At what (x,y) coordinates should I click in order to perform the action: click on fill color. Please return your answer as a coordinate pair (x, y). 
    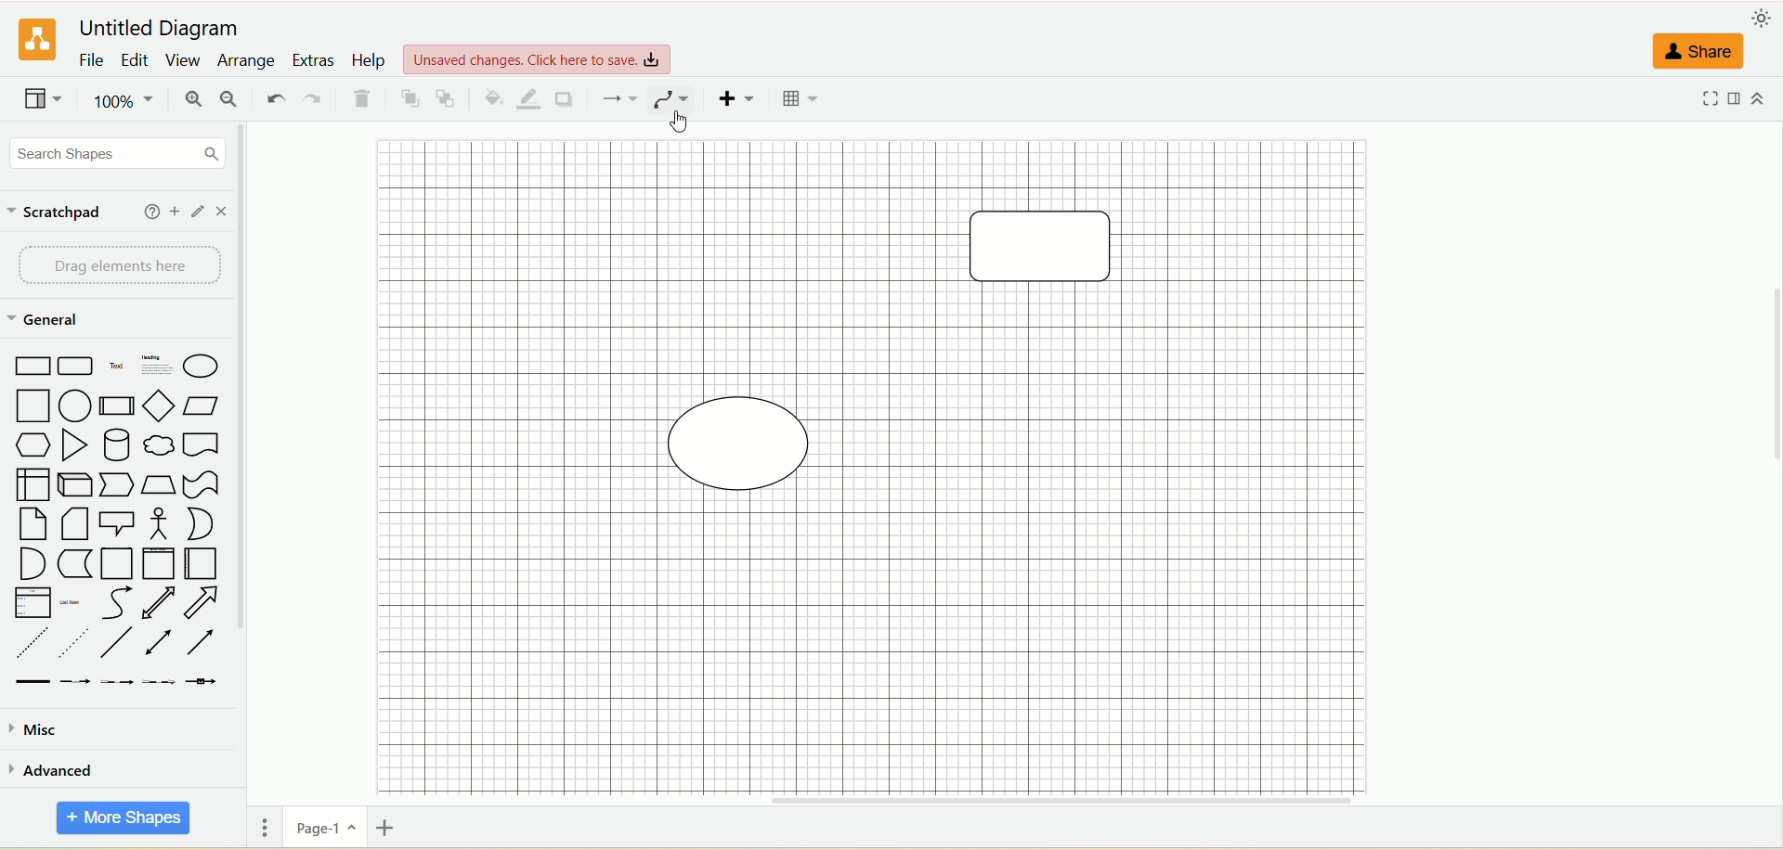
    Looking at the image, I should click on (491, 97).